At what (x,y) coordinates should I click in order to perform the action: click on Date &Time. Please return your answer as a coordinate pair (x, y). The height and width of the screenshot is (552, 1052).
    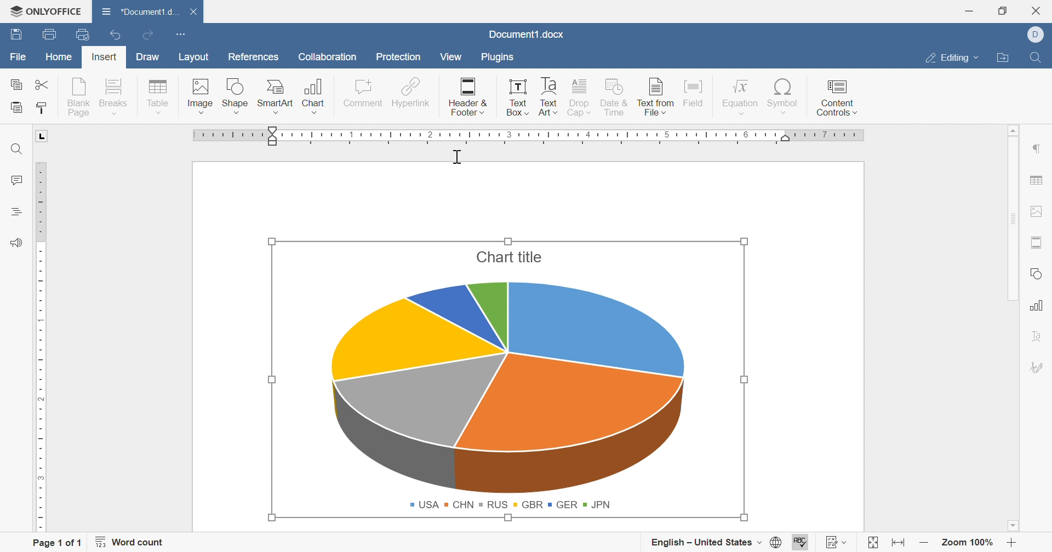
    Looking at the image, I should click on (614, 96).